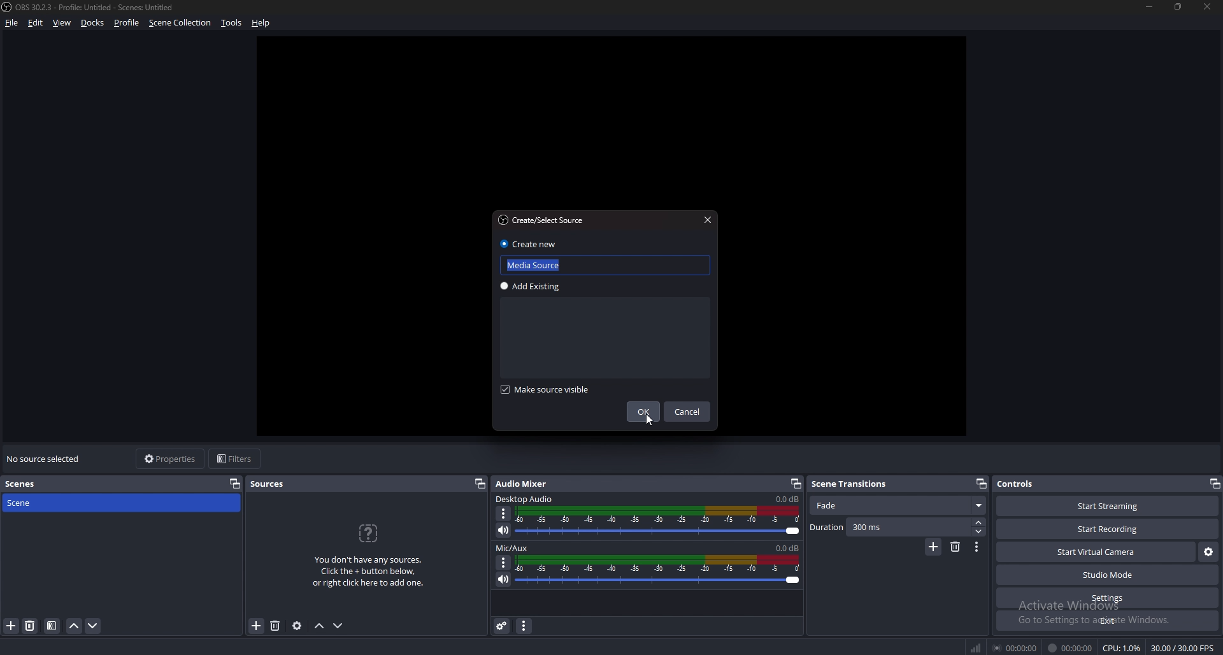  I want to click on fade, so click(899, 506).